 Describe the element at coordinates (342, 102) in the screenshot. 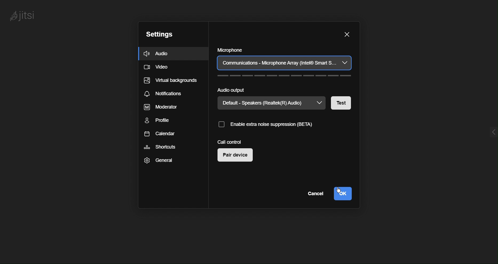

I see `Test` at that location.